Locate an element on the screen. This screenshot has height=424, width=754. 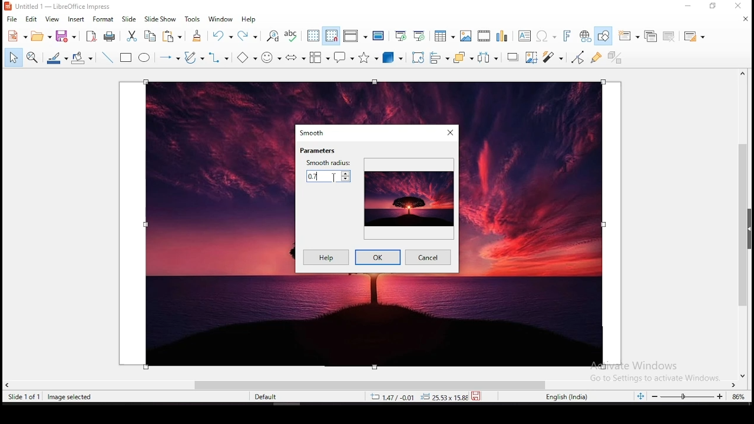
parameters is located at coordinates (318, 151).